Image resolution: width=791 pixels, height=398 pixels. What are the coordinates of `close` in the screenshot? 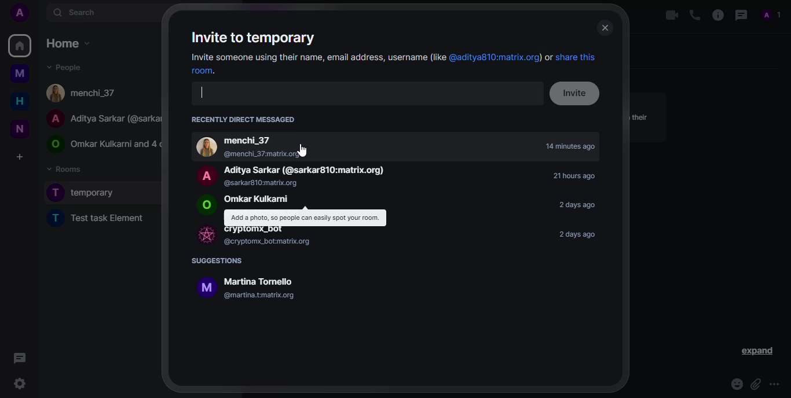 It's located at (605, 27).